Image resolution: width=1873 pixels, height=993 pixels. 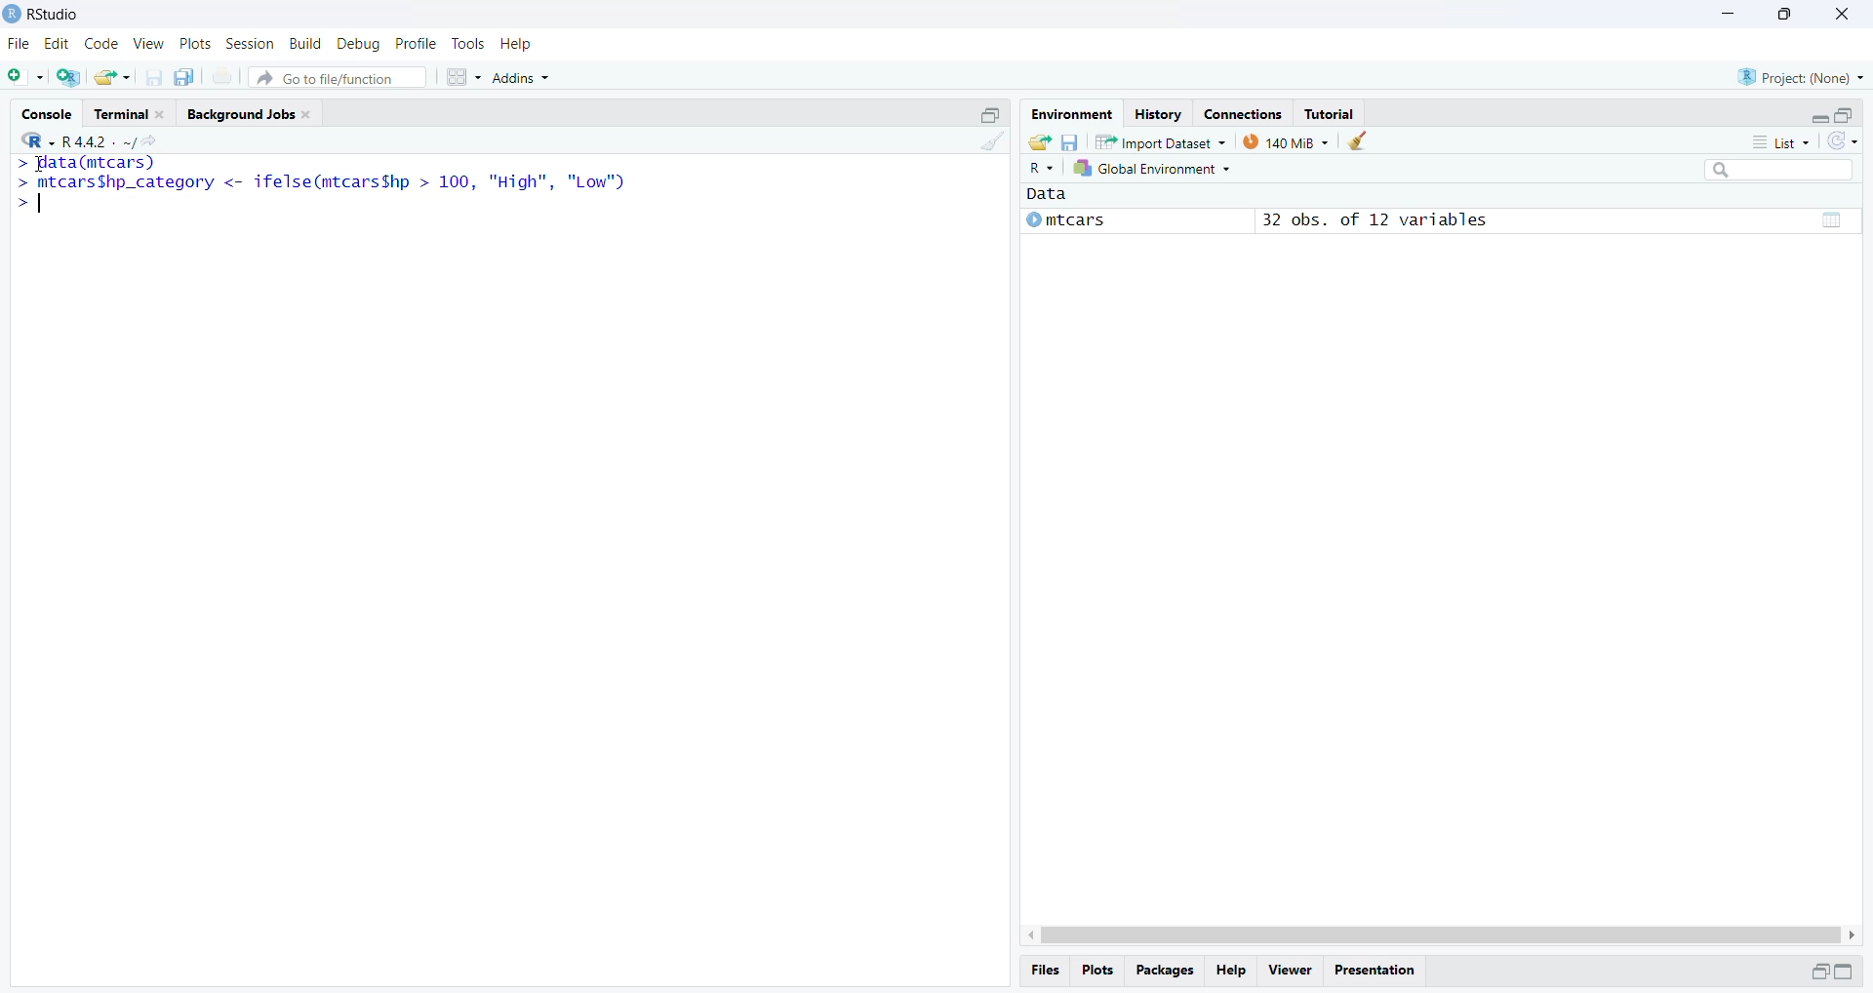 I want to click on Packages, so click(x=1166, y=972).